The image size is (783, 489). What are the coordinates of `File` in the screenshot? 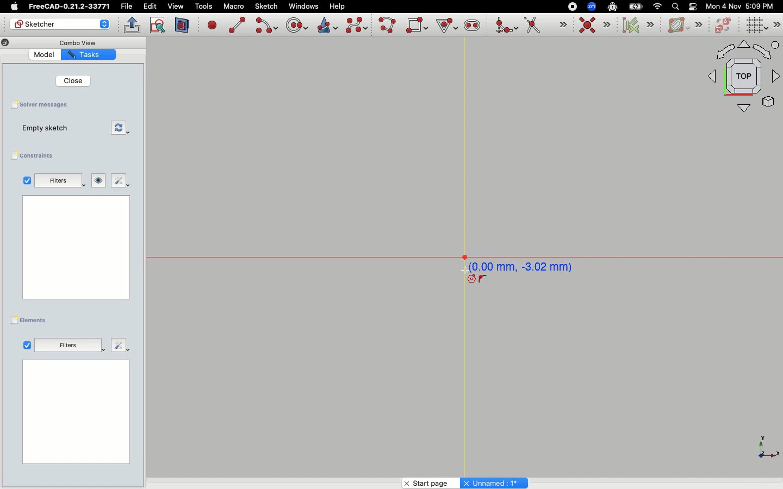 It's located at (128, 7).